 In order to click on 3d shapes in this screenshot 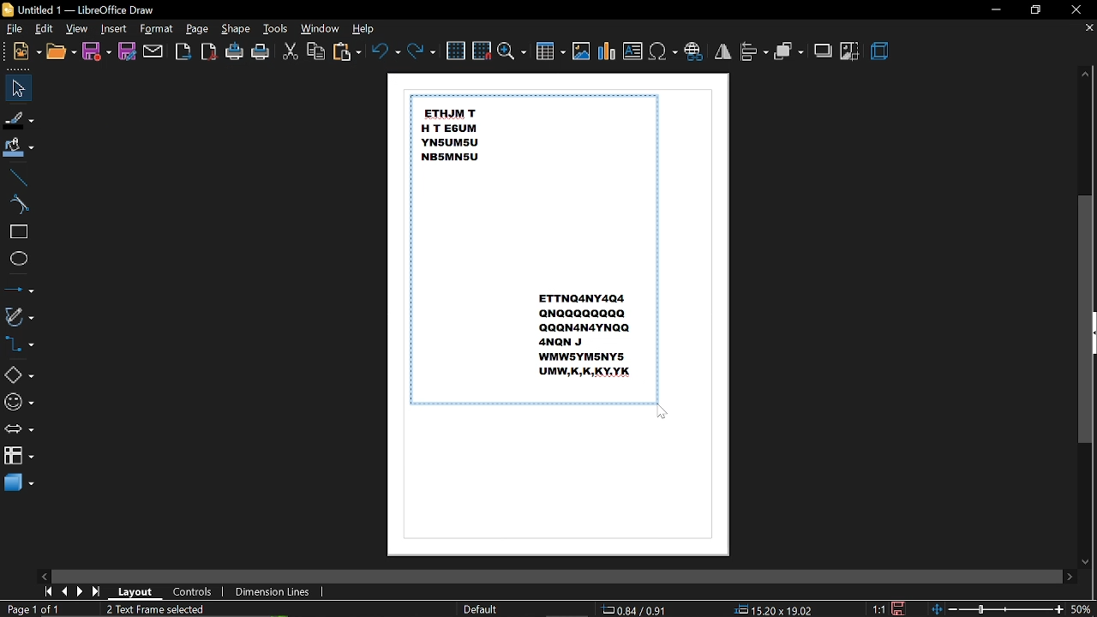, I will do `click(19, 484)`.